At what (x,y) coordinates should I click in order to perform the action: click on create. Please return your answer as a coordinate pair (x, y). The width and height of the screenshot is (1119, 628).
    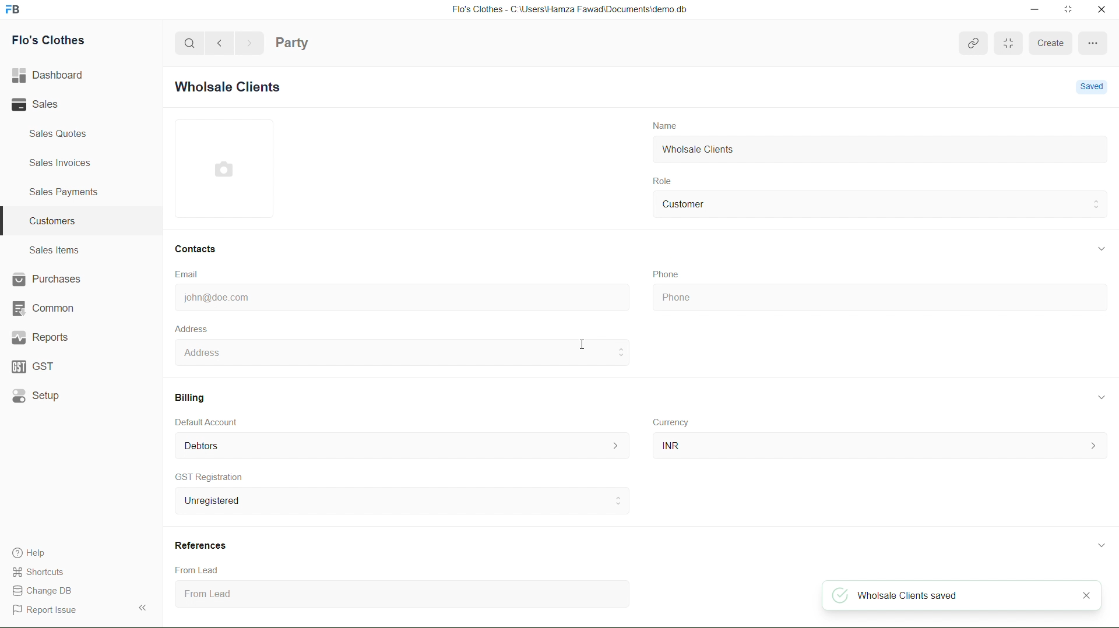
    Looking at the image, I should click on (1050, 46).